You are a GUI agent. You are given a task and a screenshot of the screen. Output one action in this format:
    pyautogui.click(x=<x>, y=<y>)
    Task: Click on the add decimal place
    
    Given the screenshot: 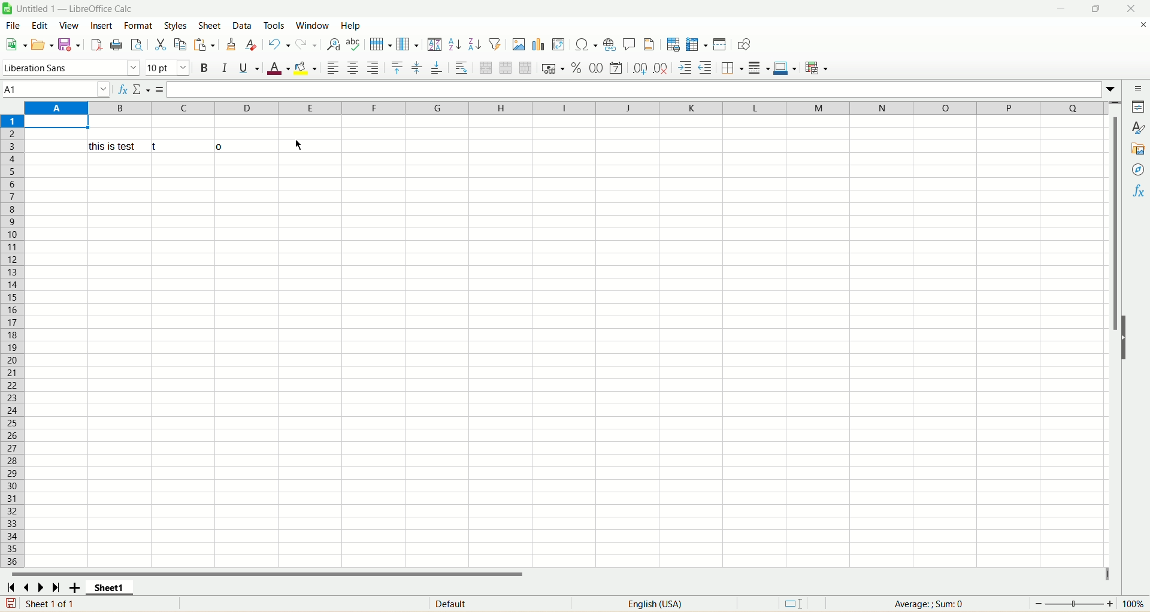 What is the action you would take?
    pyautogui.click(x=641, y=68)
    